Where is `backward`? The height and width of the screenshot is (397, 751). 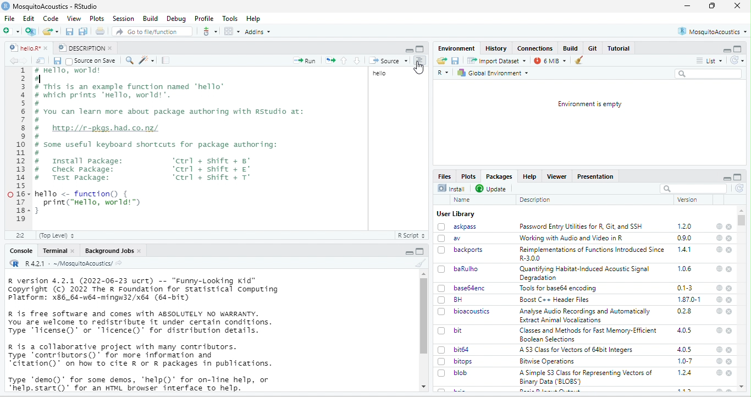 backward is located at coordinates (12, 60).